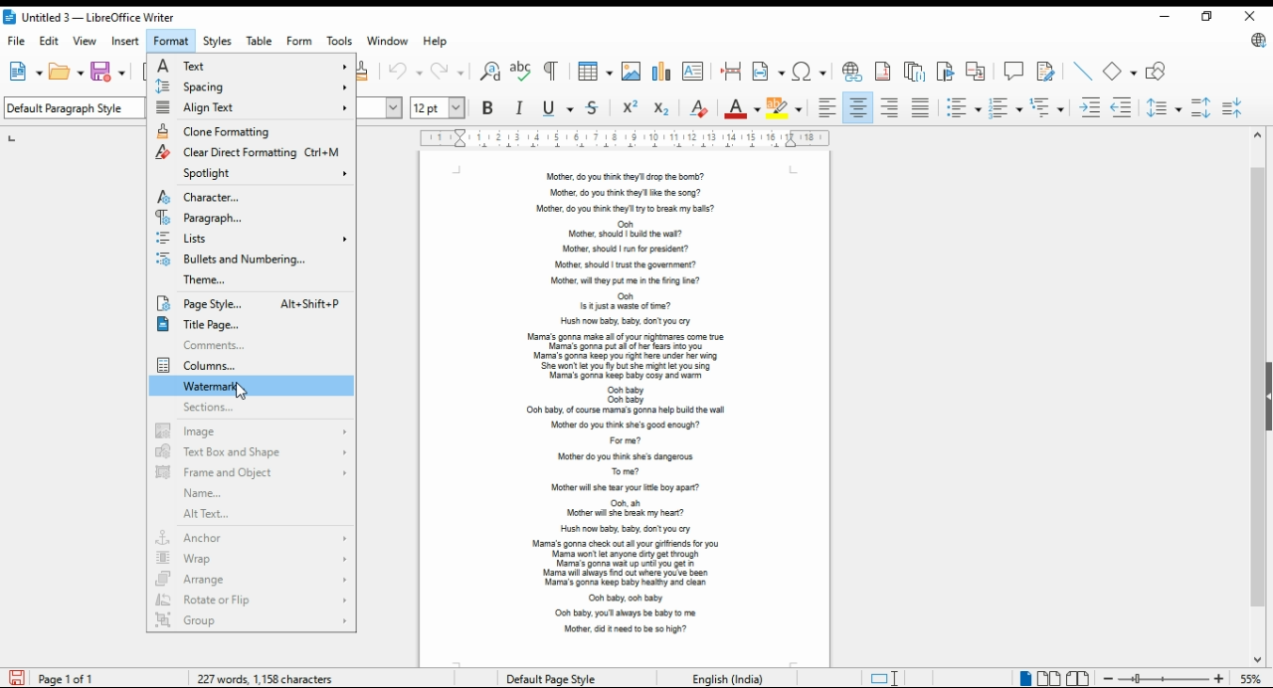  I want to click on text, so click(624, 399).